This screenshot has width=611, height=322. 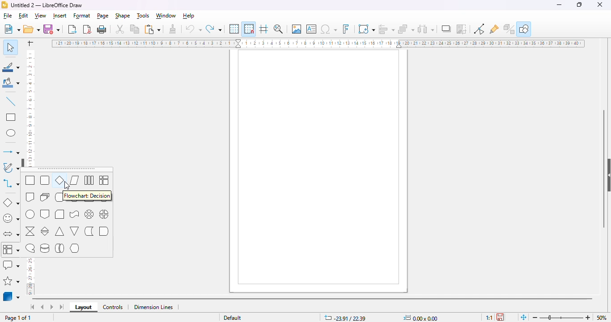 I want to click on fit page to current window, so click(x=523, y=317).